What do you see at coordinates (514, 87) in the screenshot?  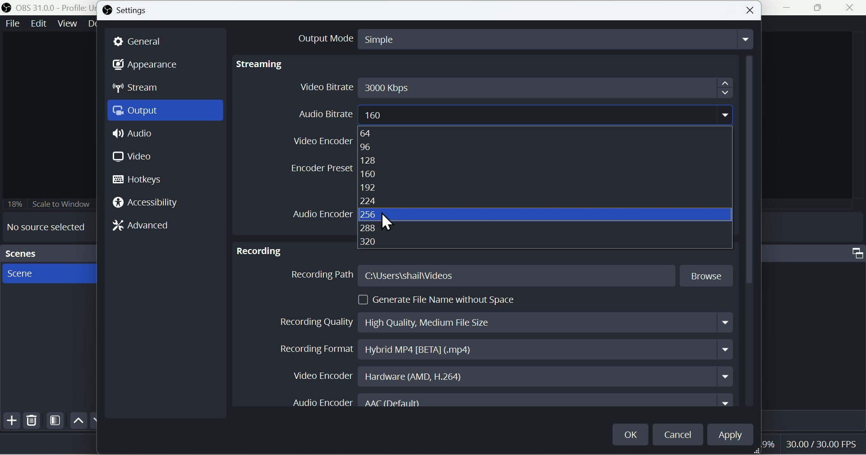 I see `Video Bitrate` at bounding box center [514, 87].